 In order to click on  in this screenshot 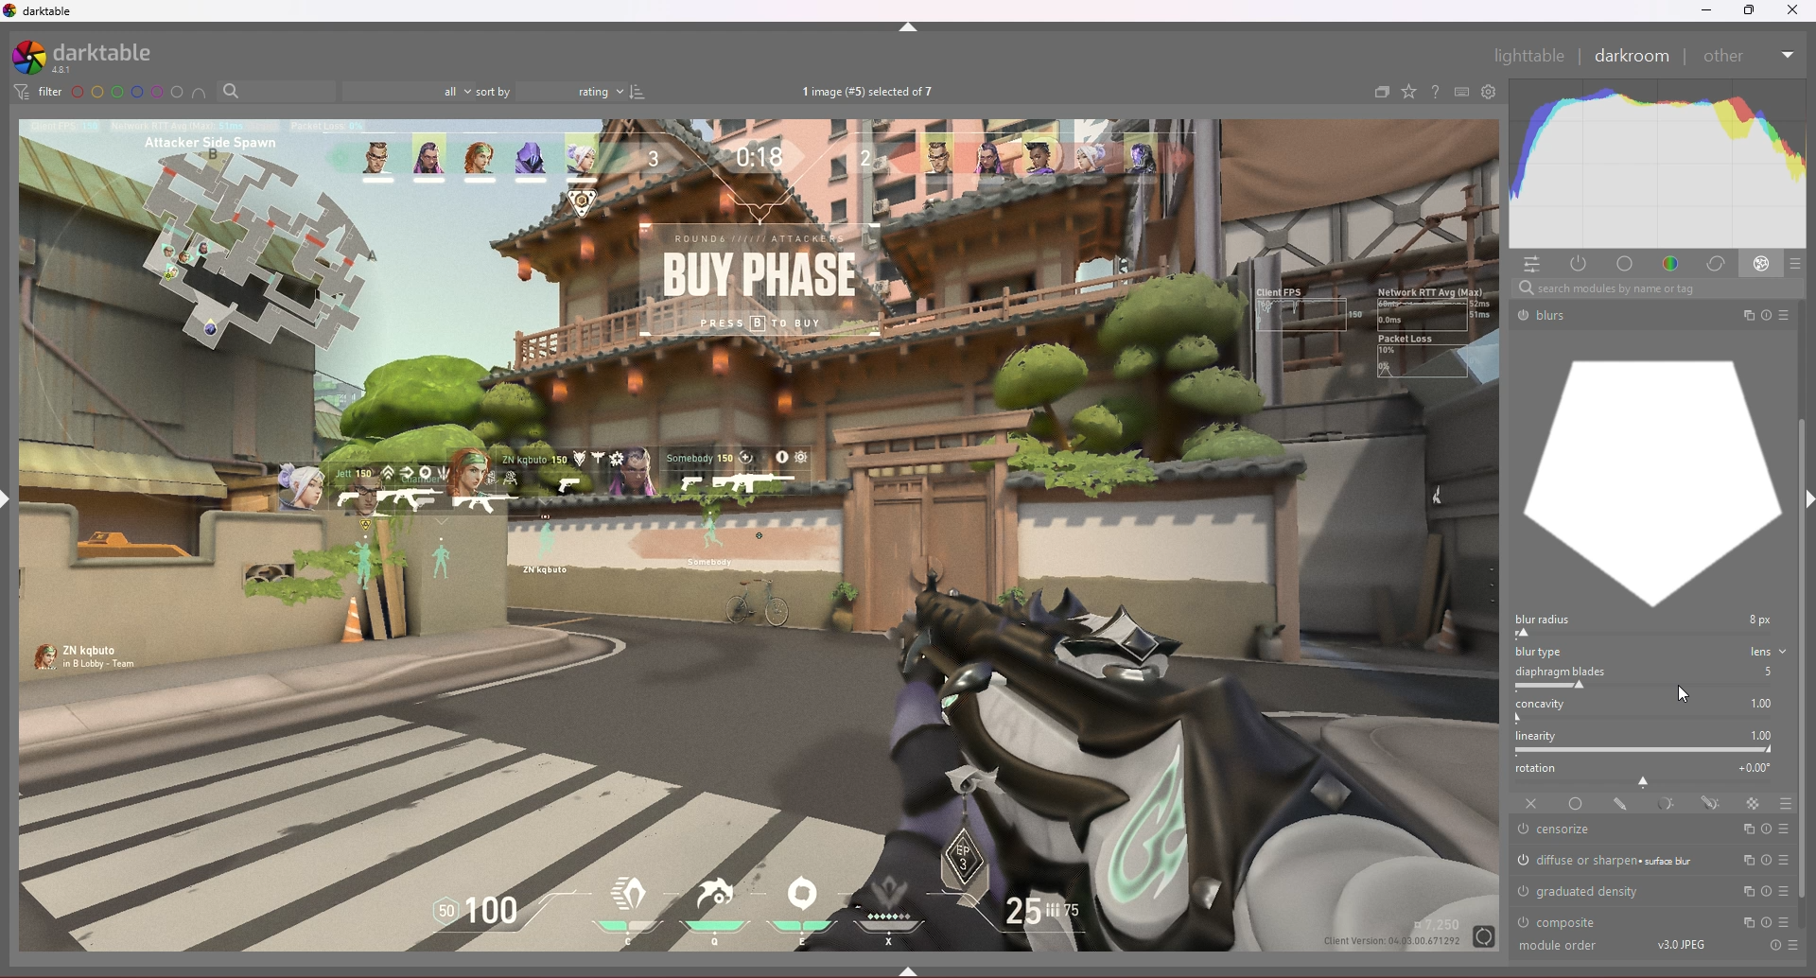, I will do `click(1793, 10)`.